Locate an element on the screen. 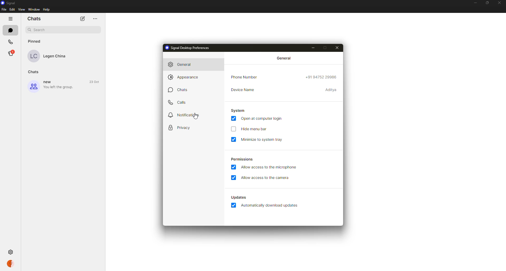  You left the group. is located at coordinates (59, 87).